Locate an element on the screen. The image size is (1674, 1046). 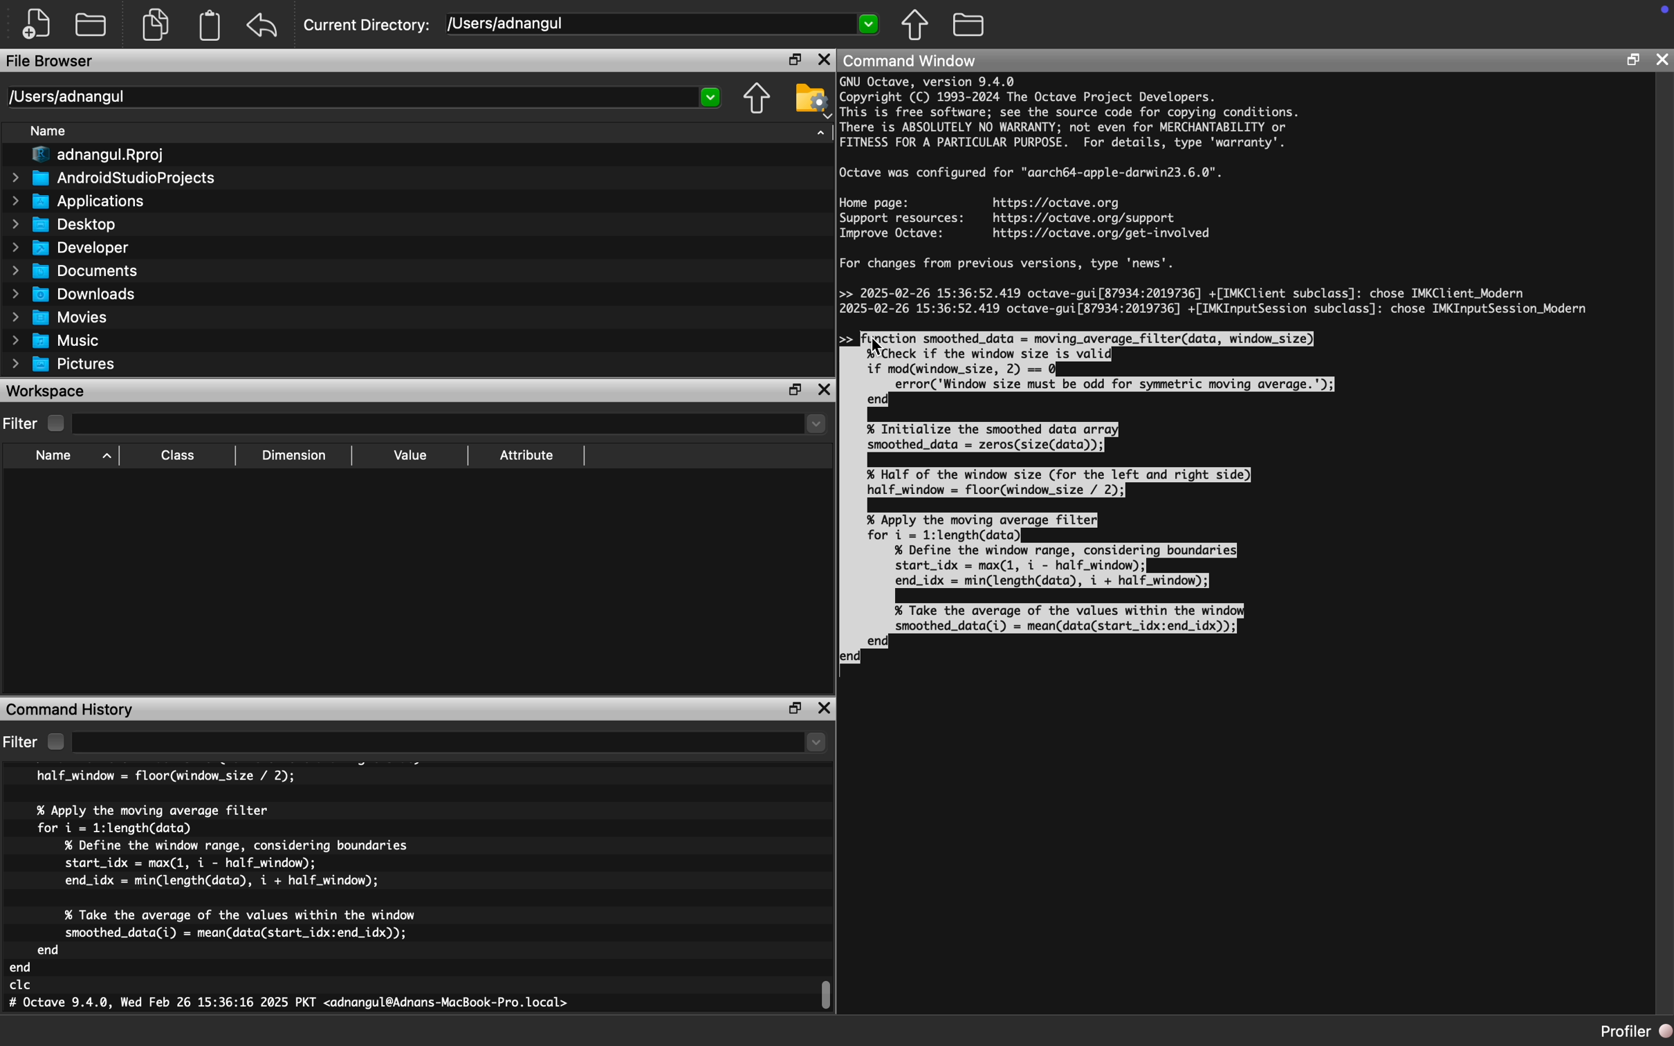
Workspace is located at coordinates (46, 392).